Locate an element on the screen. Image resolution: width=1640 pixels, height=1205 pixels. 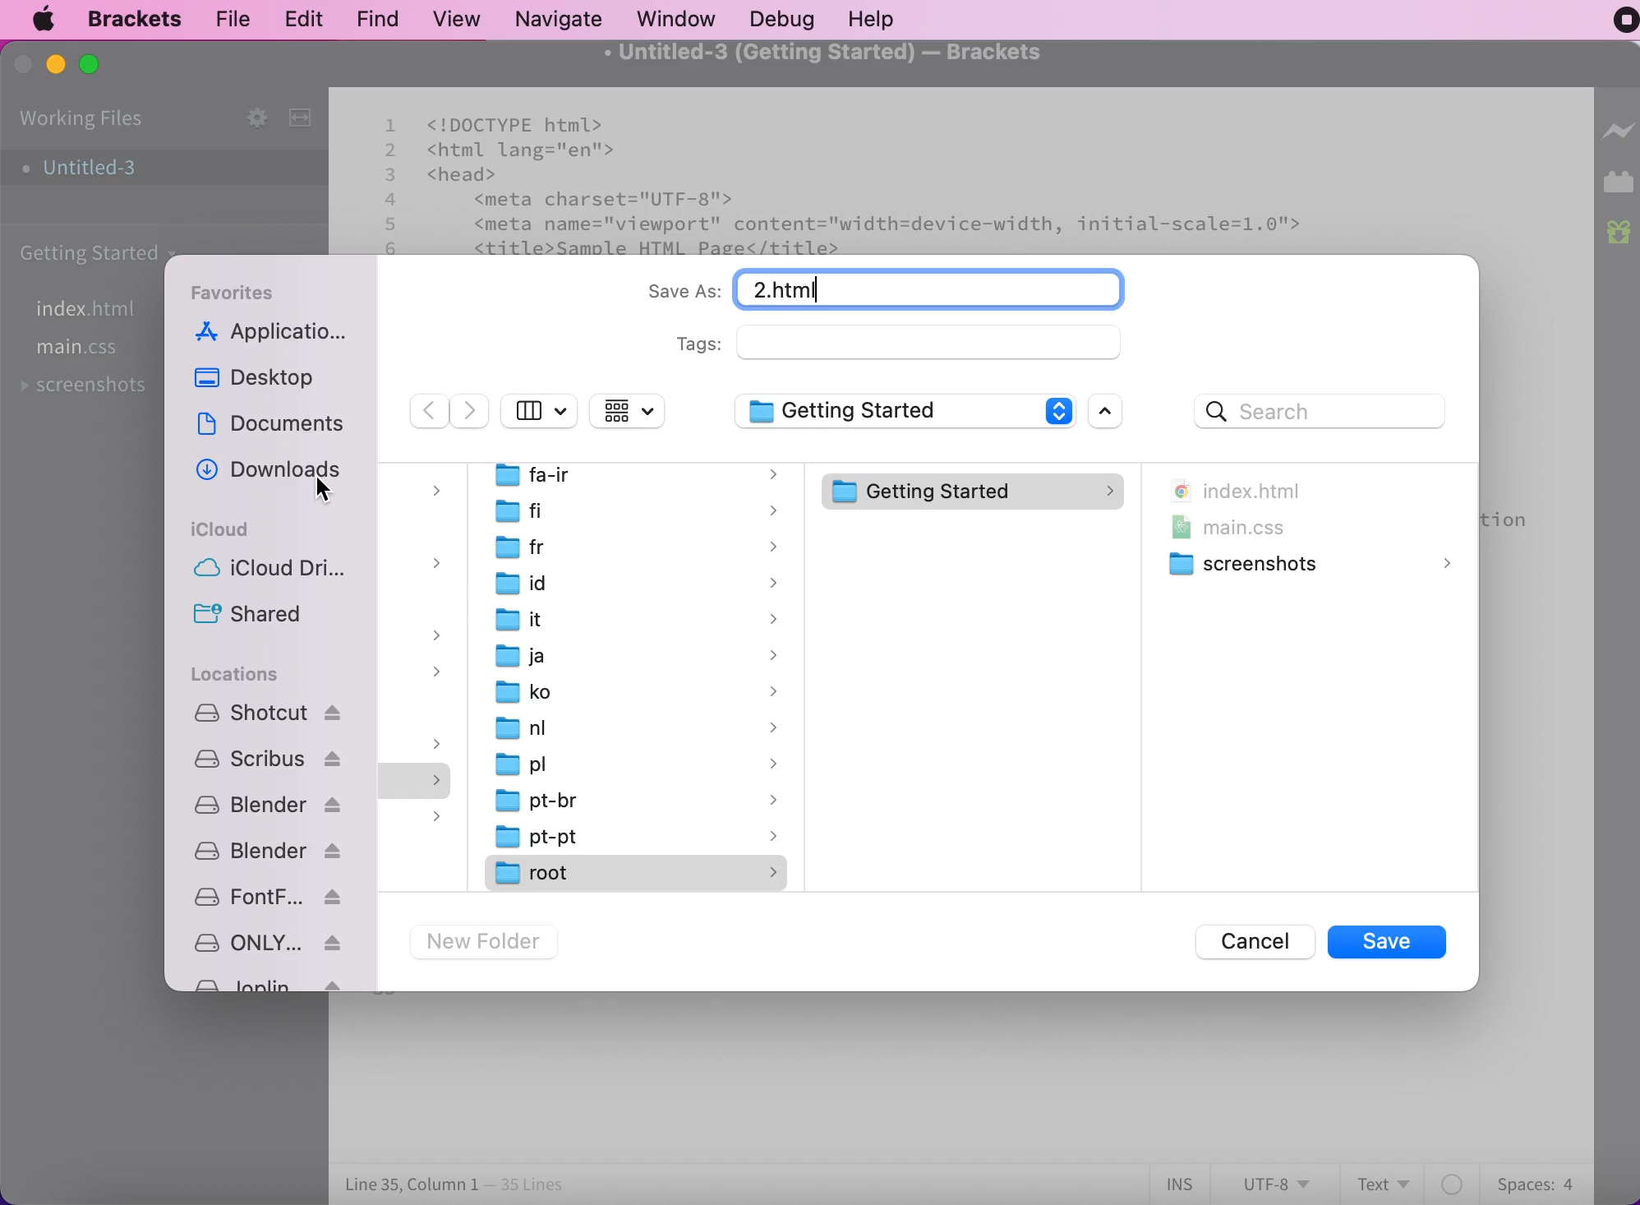
next is located at coordinates (472, 409).